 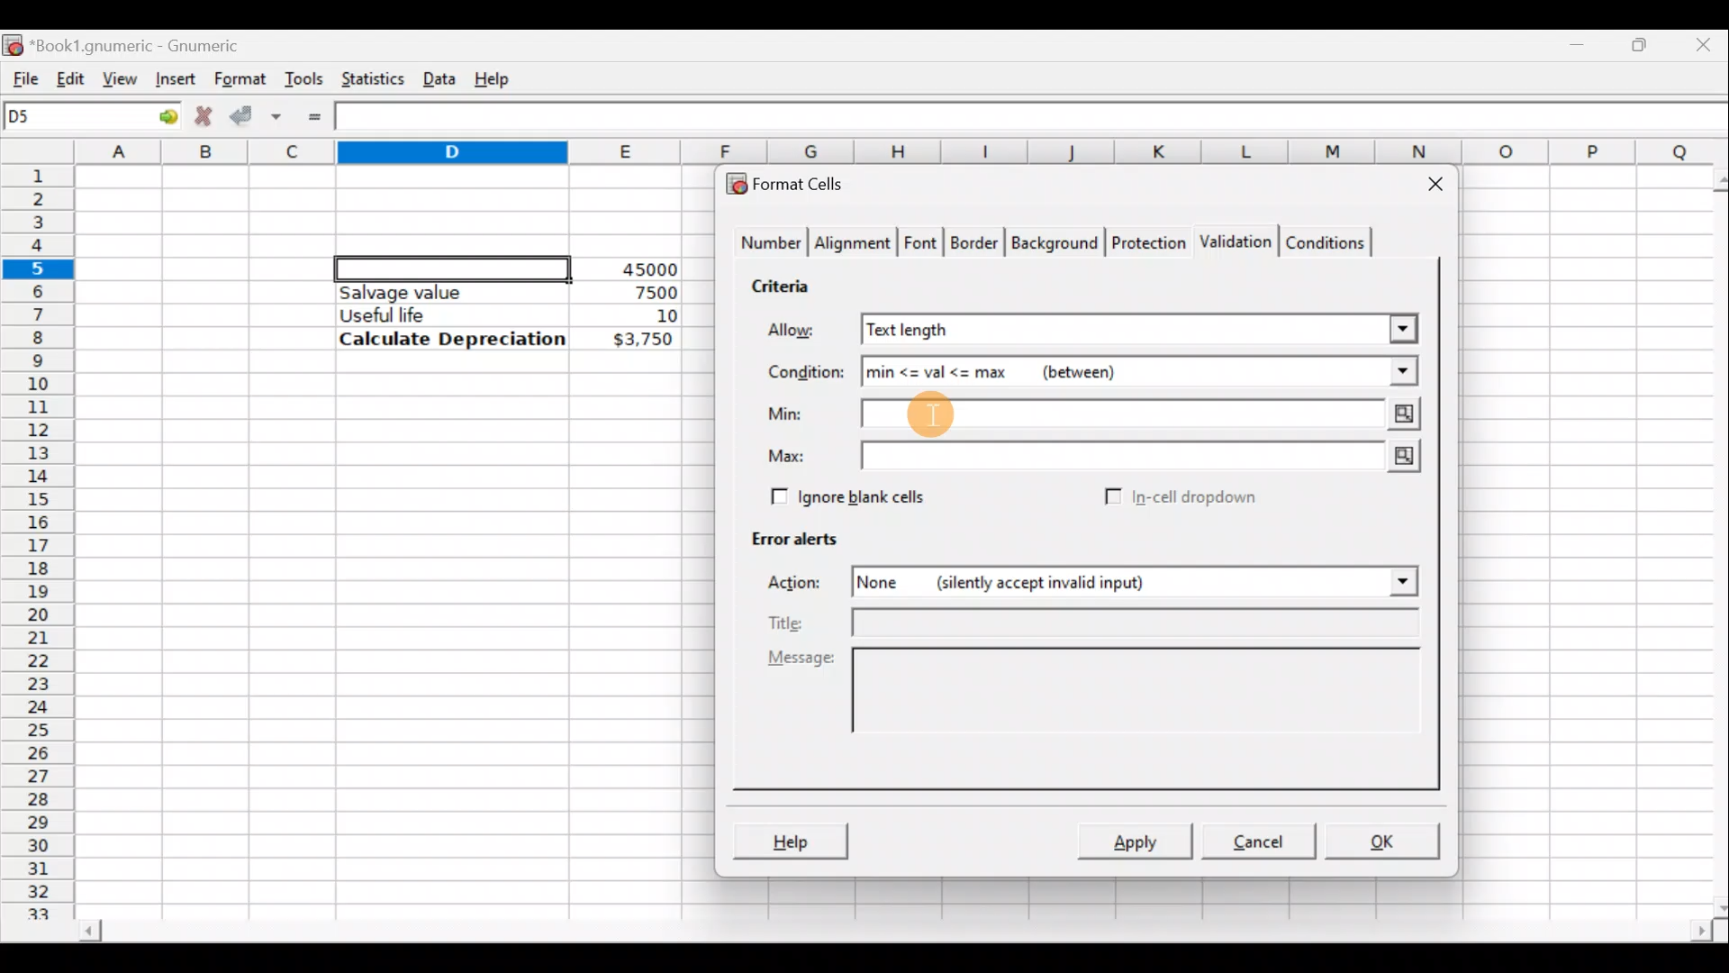 What do you see at coordinates (1401, 327) in the screenshot?
I see `Allow drop down` at bounding box center [1401, 327].